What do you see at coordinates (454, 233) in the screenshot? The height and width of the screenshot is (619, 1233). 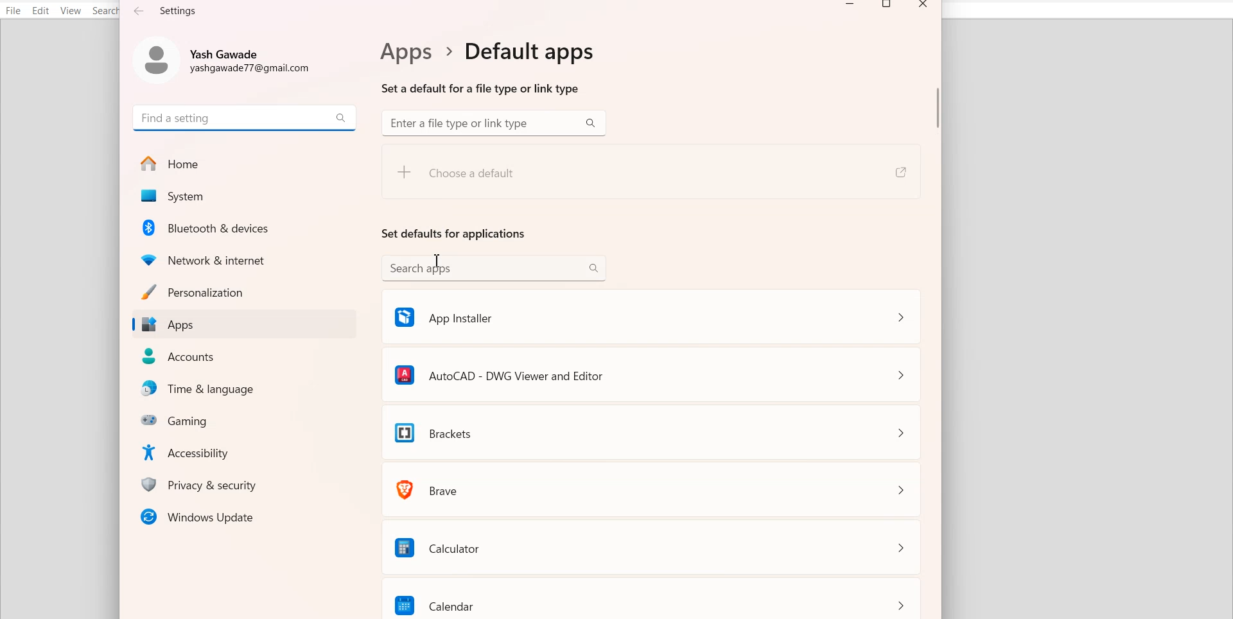 I see `Text` at bounding box center [454, 233].